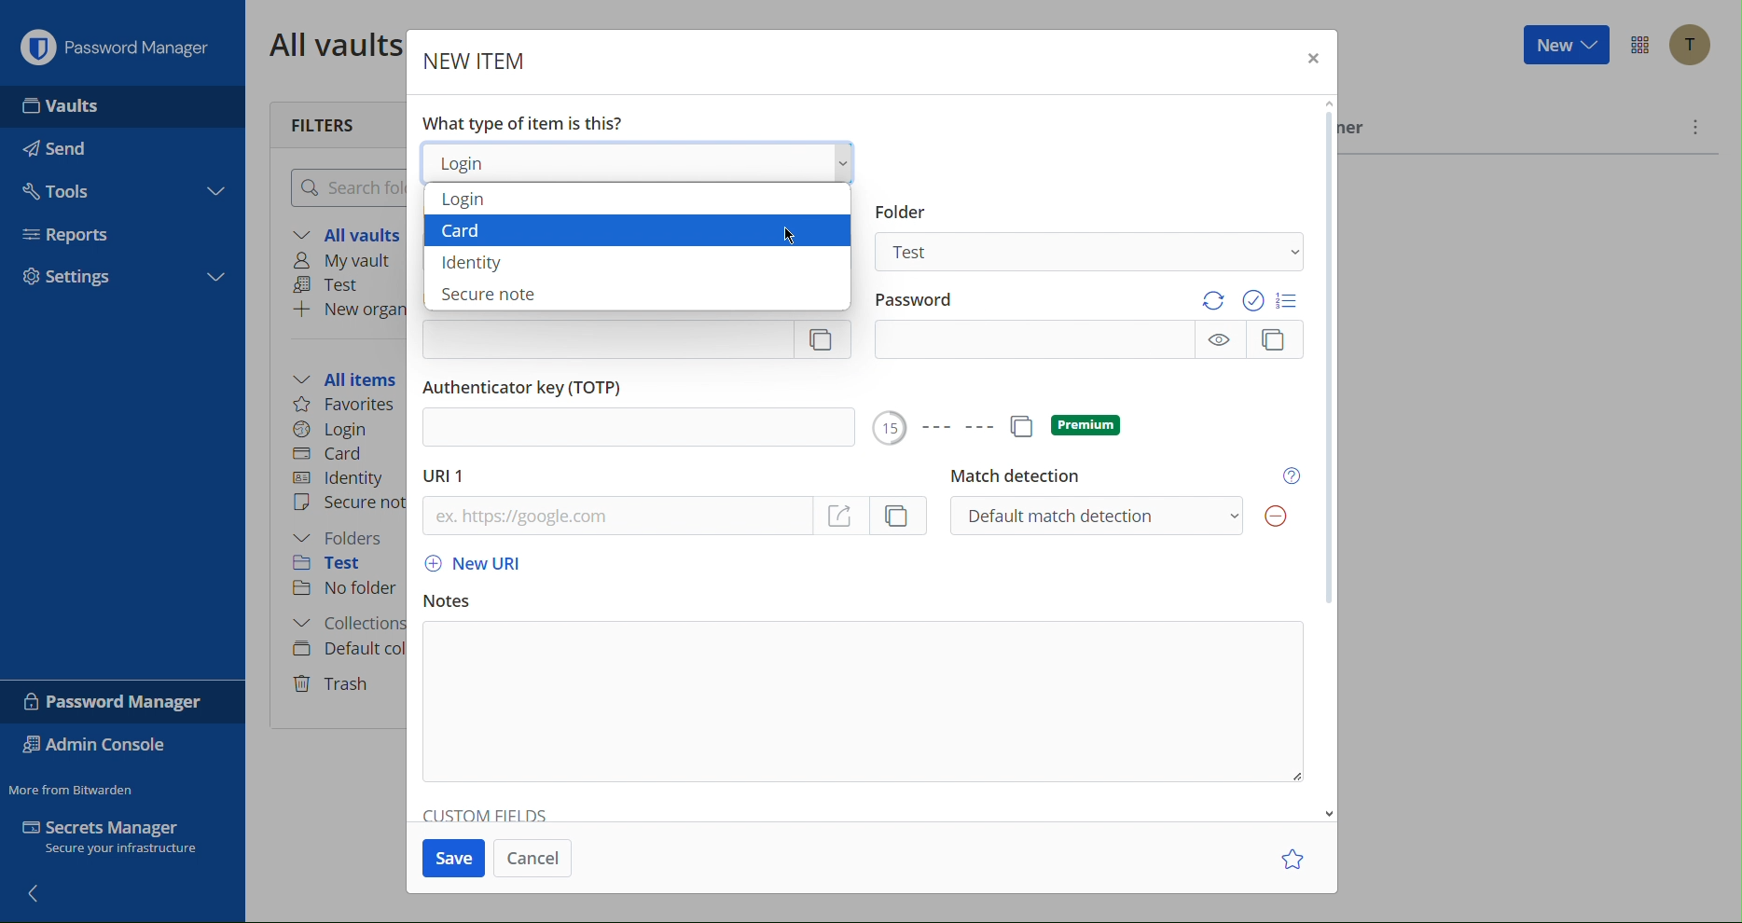 The width and height of the screenshot is (1742, 923). What do you see at coordinates (62, 151) in the screenshot?
I see `Send` at bounding box center [62, 151].